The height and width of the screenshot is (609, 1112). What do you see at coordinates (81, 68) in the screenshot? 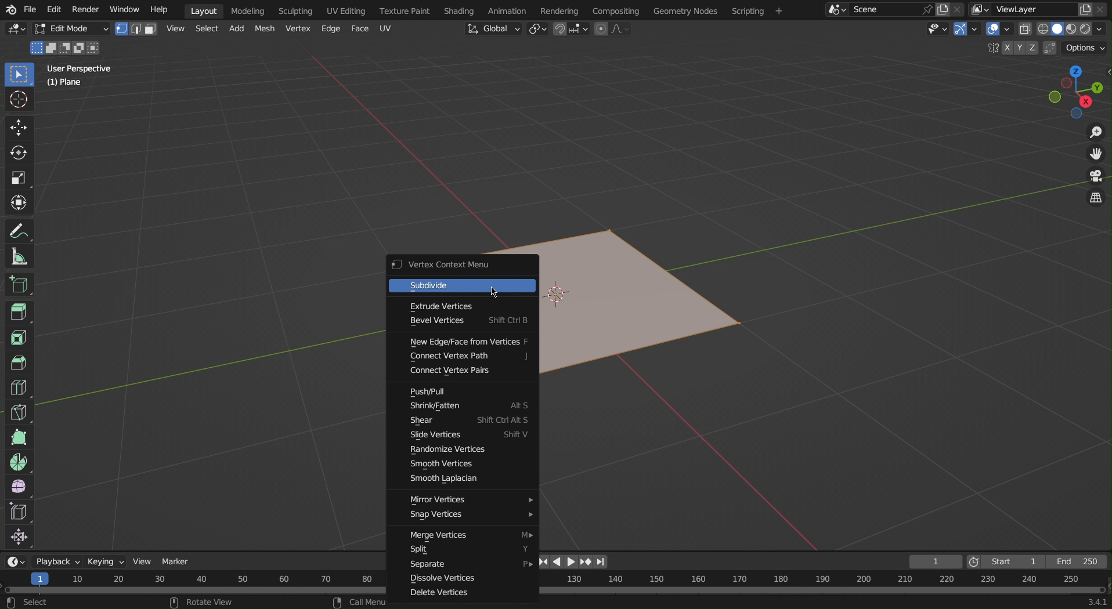
I see `User Perspective` at bounding box center [81, 68].